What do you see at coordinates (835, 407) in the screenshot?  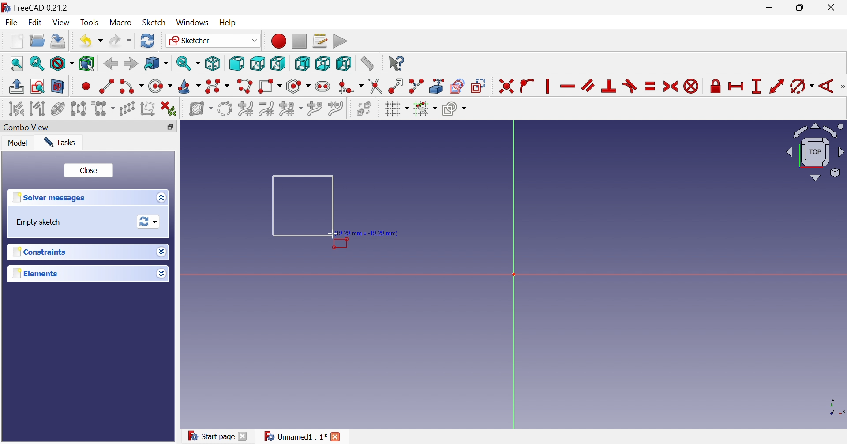 I see `x, y axis` at bounding box center [835, 407].